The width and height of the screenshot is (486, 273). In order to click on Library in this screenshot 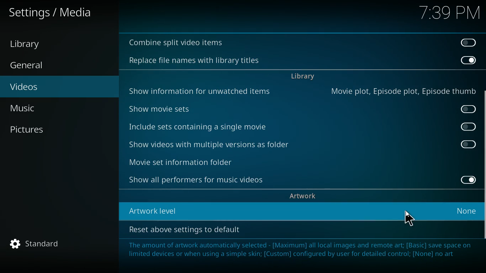, I will do `click(32, 44)`.